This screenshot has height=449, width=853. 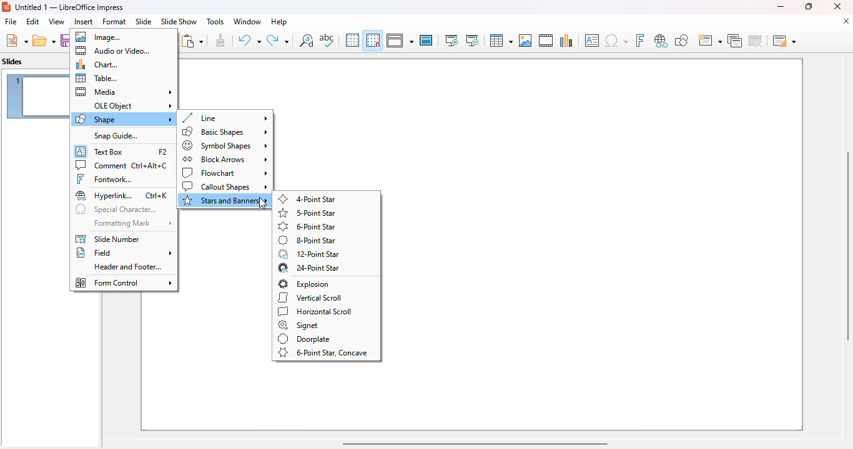 What do you see at coordinates (264, 204) in the screenshot?
I see `cursor` at bounding box center [264, 204].